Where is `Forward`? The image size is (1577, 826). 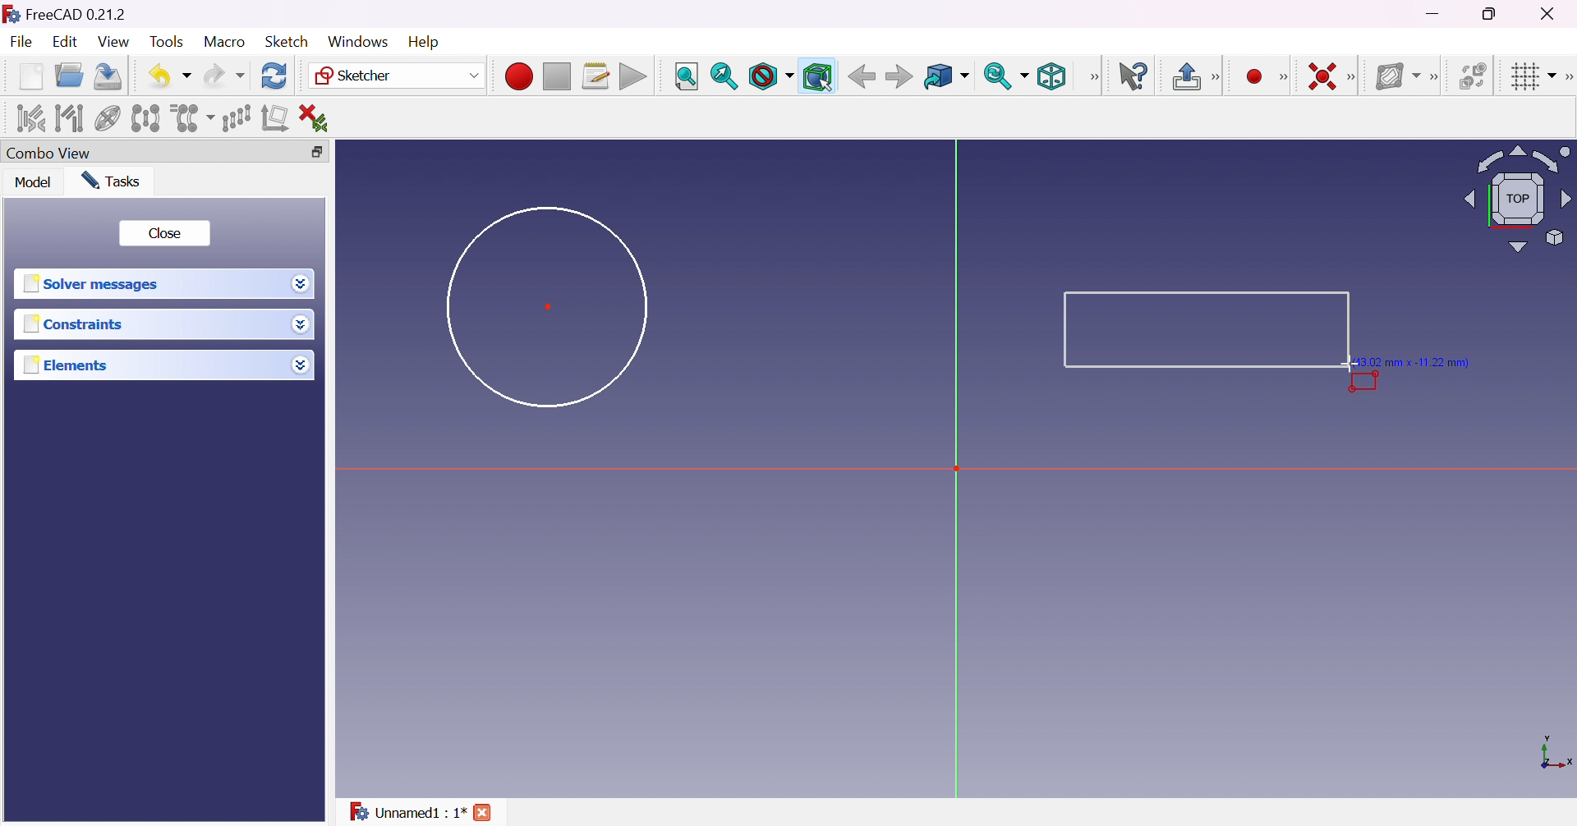
Forward is located at coordinates (899, 78).